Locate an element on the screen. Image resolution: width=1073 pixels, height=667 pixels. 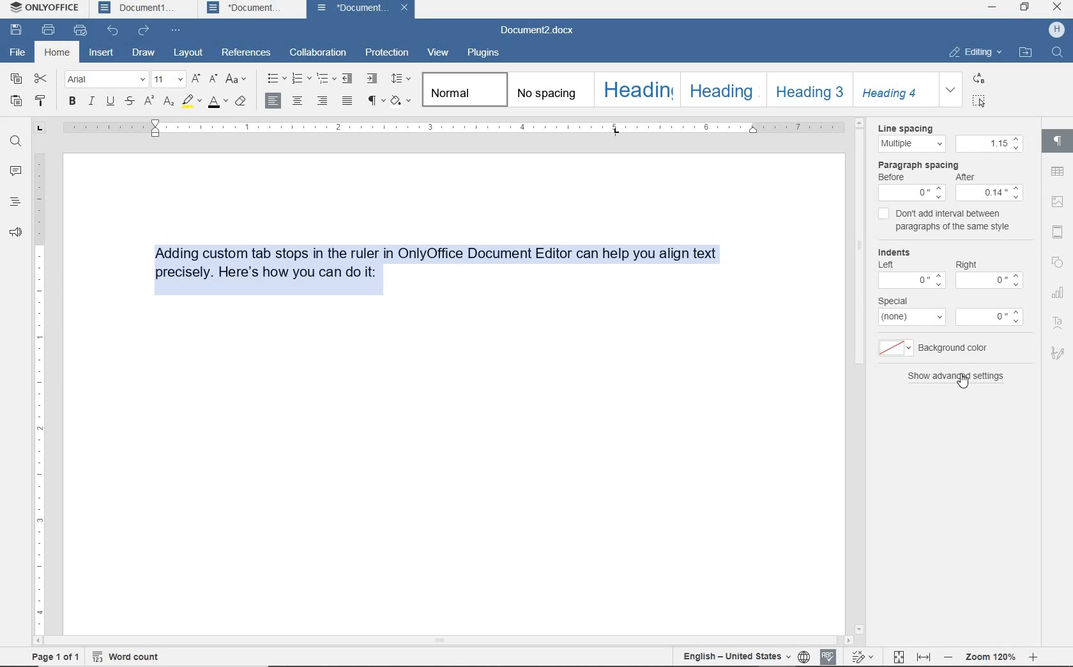
plugins is located at coordinates (486, 54).